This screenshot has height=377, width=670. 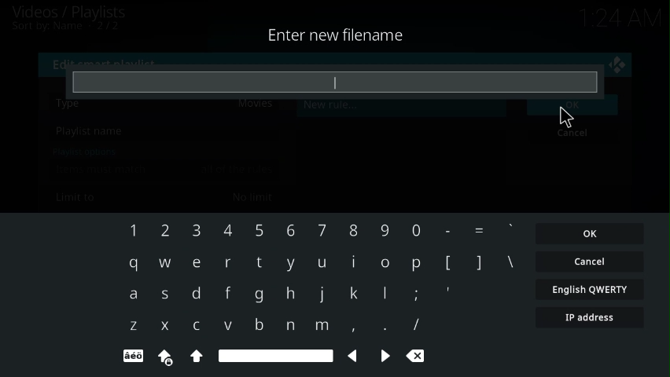 What do you see at coordinates (384, 232) in the screenshot?
I see `` at bounding box center [384, 232].